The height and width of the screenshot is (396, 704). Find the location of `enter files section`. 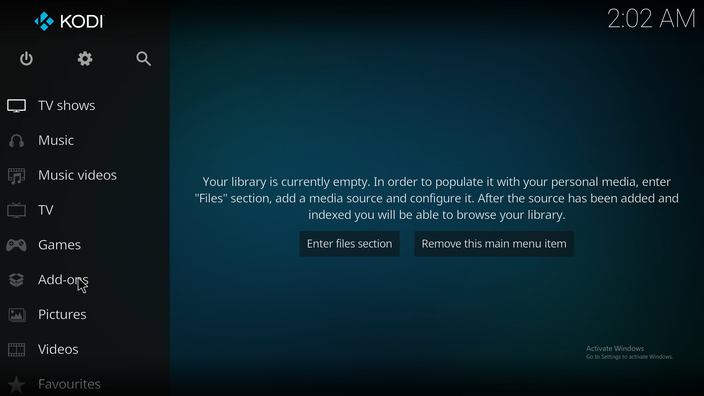

enter files section is located at coordinates (348, 243).